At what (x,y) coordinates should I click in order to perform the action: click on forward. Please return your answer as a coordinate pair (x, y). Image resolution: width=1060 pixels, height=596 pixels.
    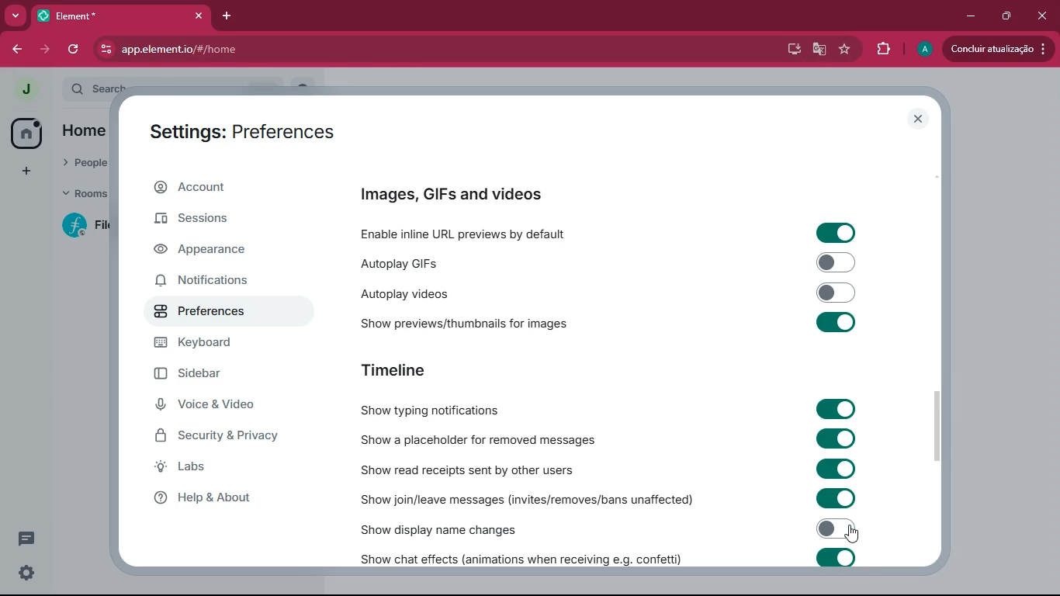
    Looking at the image, I should click on (45, 50).